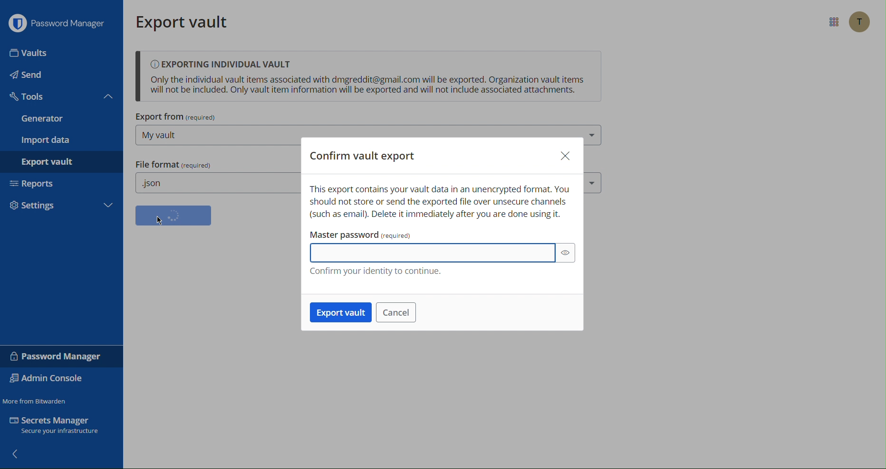 This screenshot has height=469, width=886. I want to click on Admin Console, so click(50, 379).